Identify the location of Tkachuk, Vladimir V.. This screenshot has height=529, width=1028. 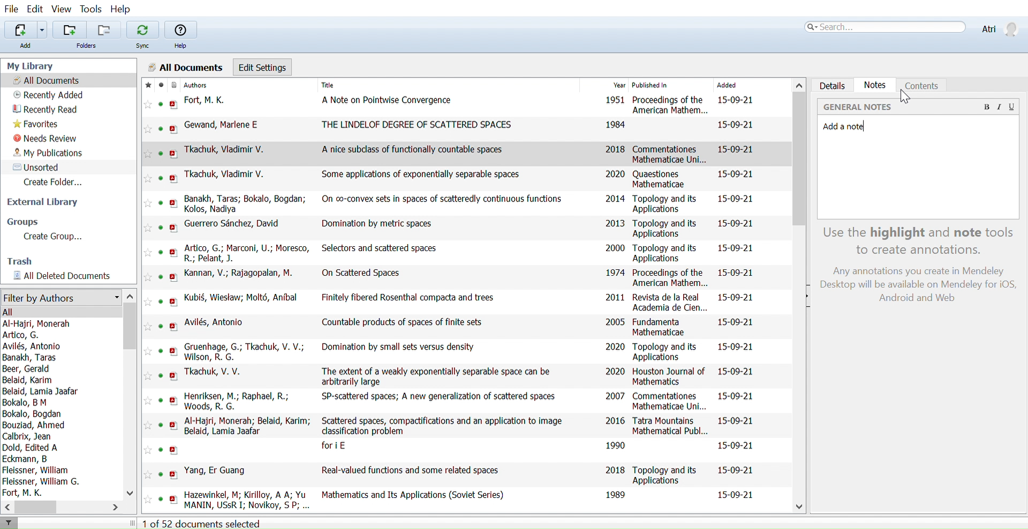
(224, 174).